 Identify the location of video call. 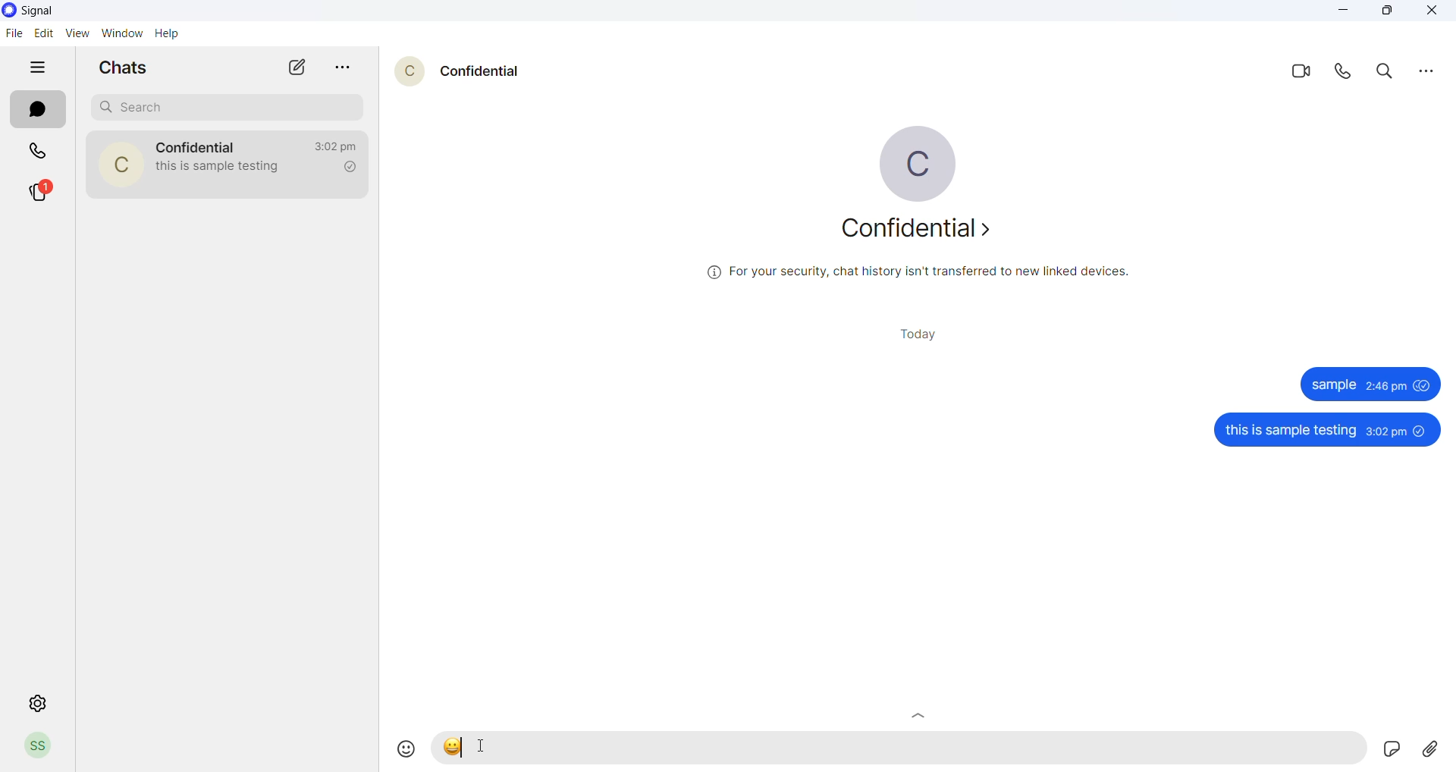
(1300, 74).